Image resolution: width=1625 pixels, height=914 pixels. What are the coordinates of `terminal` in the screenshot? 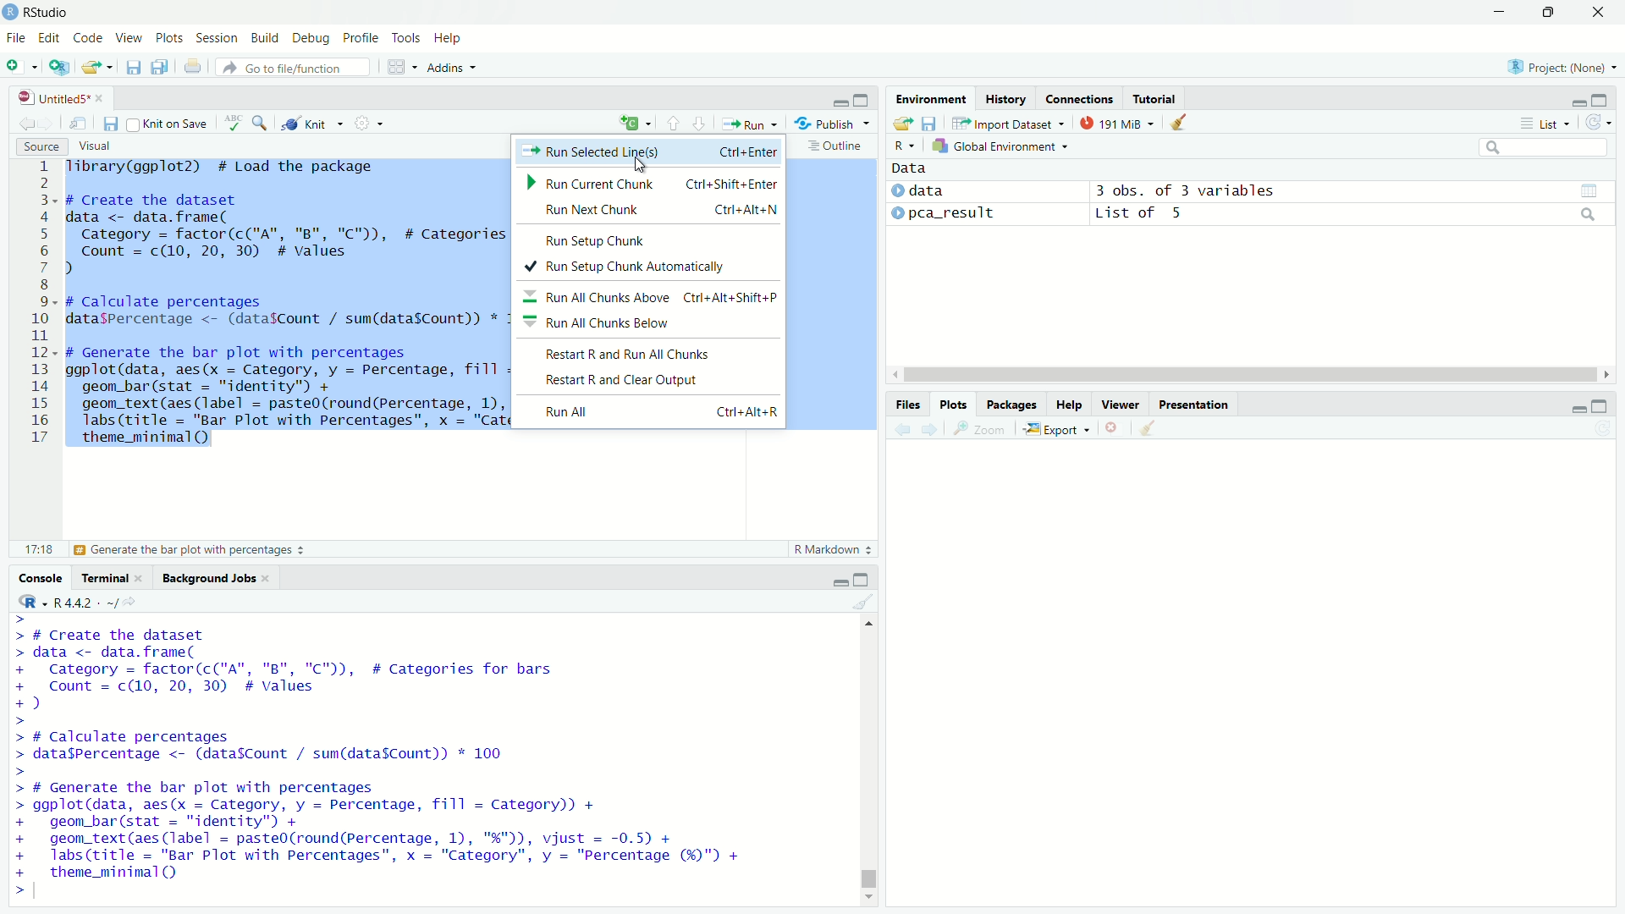 It's located at (112, 577).